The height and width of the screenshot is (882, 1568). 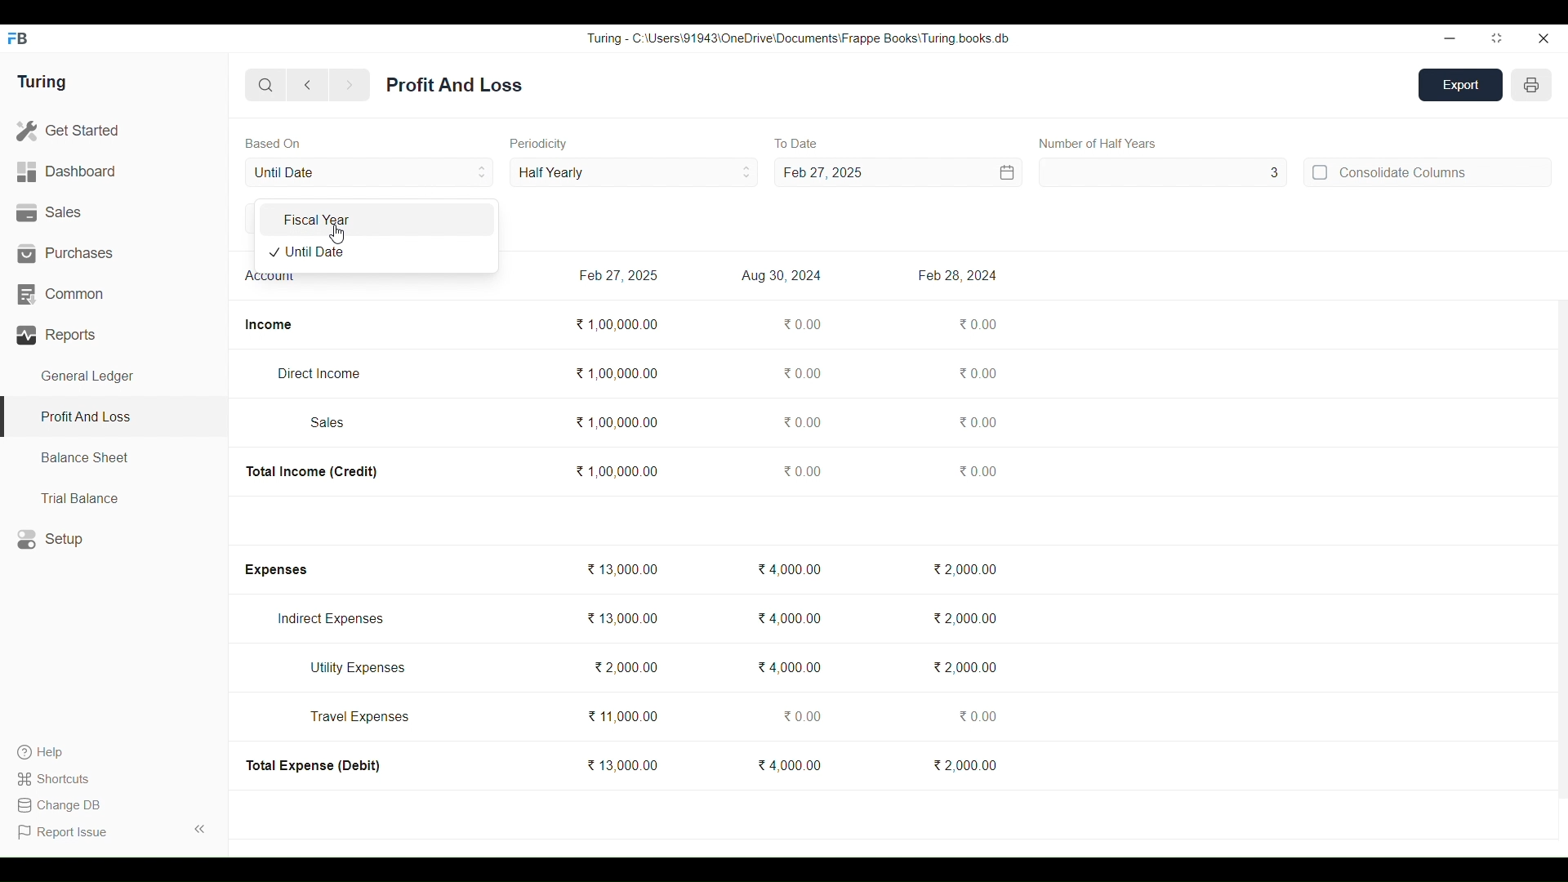 I want to click on Turing - C:\Users\91943\0neDrive\Documents Frappe Books\Turing books db, so click(x=799, y=38).